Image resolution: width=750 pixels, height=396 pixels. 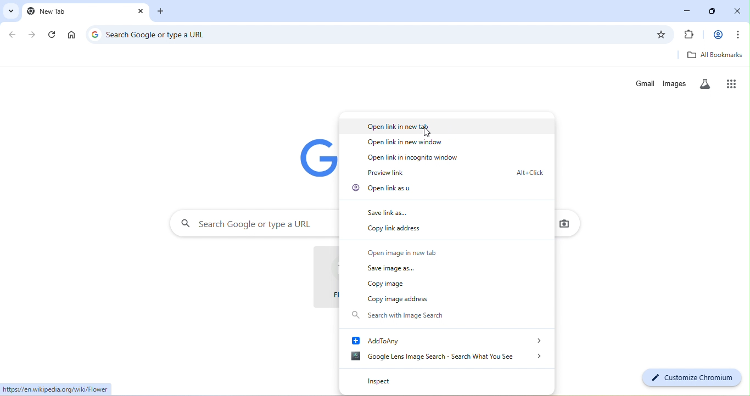 I want to click on google lens image search, so click(x=442, y=358).